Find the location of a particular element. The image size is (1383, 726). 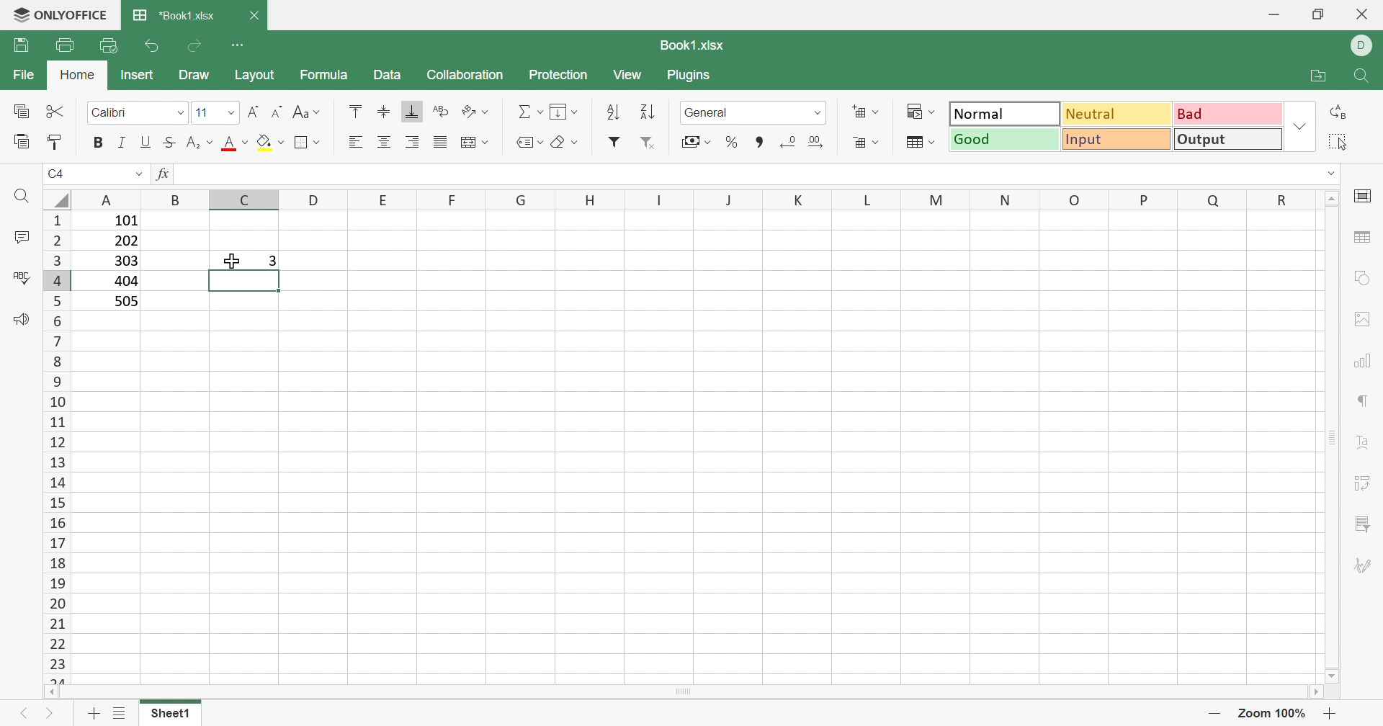

Borders is located at coordinates (306, 143).